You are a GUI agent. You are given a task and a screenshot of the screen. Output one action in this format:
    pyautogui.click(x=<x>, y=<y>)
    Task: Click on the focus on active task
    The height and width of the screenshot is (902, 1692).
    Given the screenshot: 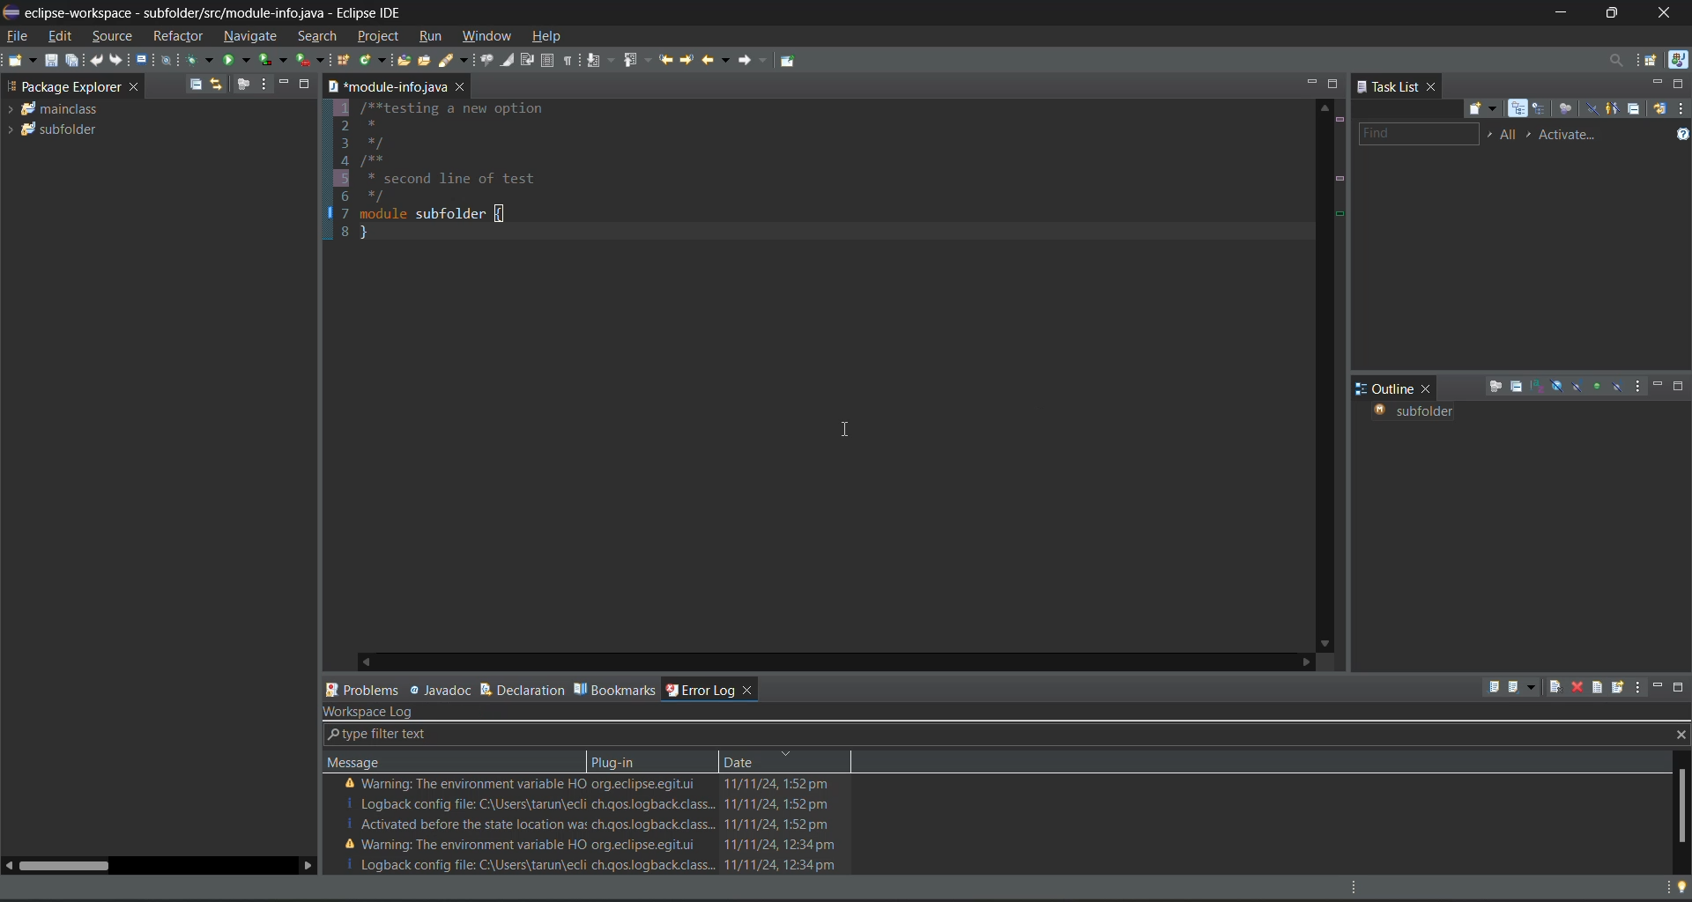 What is the action you would take?
    pyautogui.click(x=241, y=85)
    